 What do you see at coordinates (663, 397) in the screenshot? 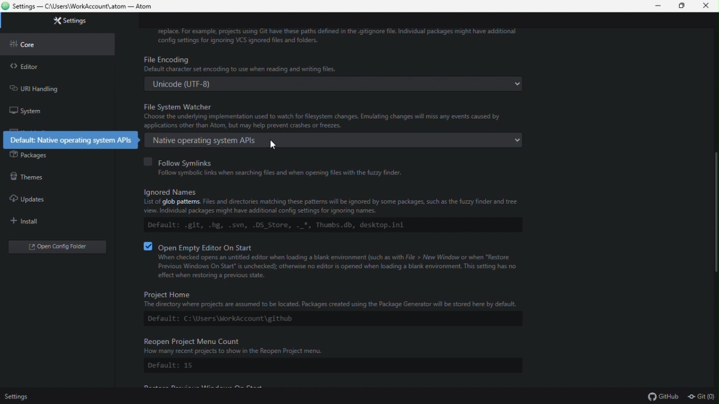
I see `github` at bounding box center [663, 397].